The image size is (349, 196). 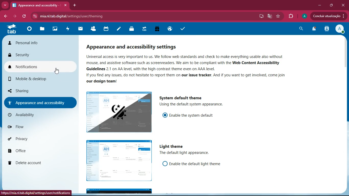 I want to click on Profile, so click(x=305, y=16).